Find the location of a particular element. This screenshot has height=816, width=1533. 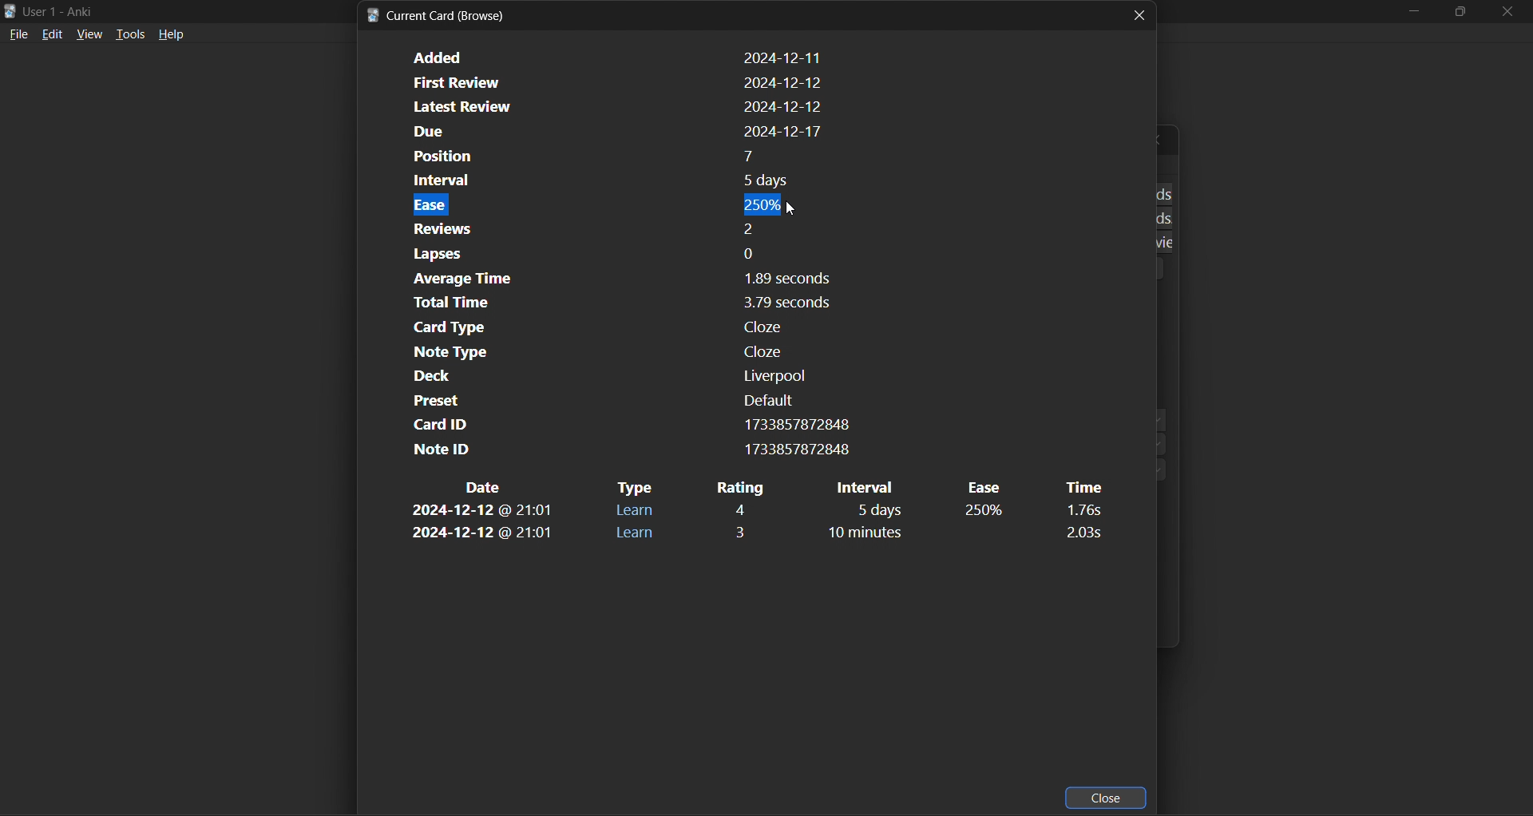

time is located at coordinates (1081, 487).